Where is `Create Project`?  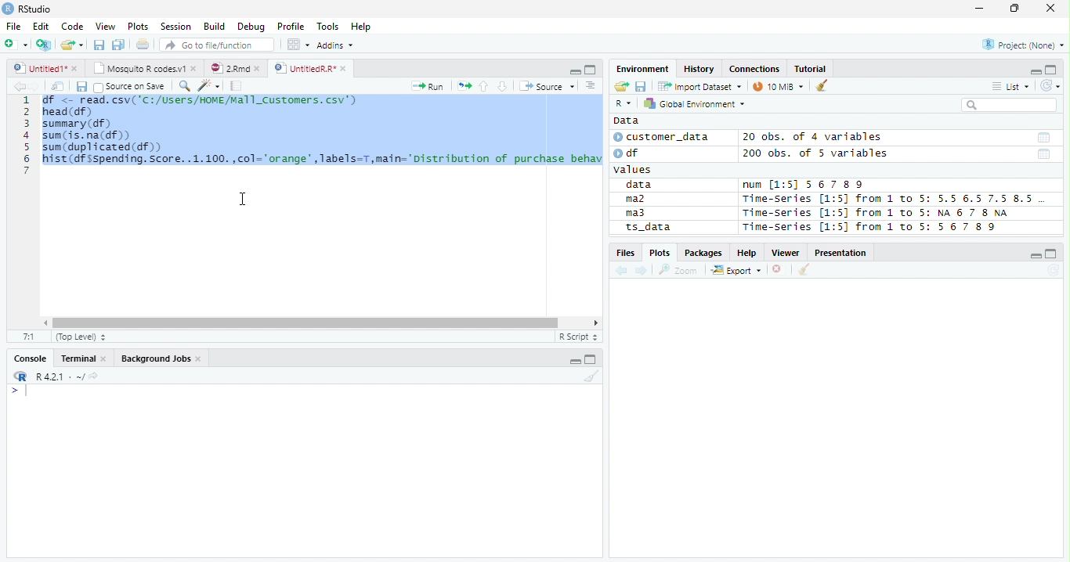
Create Project is located at coordinates (45, 45).